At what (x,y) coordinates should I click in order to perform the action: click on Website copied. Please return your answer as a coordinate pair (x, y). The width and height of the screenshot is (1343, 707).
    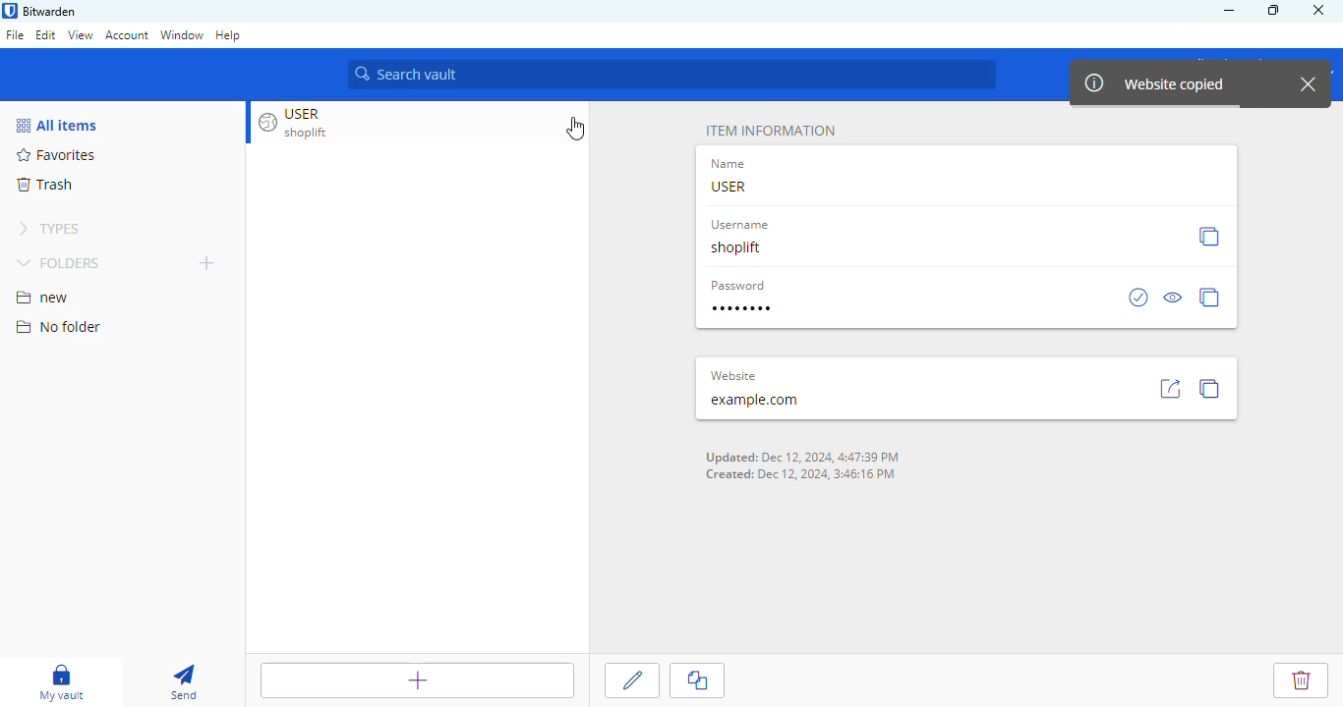
    Looking at the image, I should click on (1148, 82).